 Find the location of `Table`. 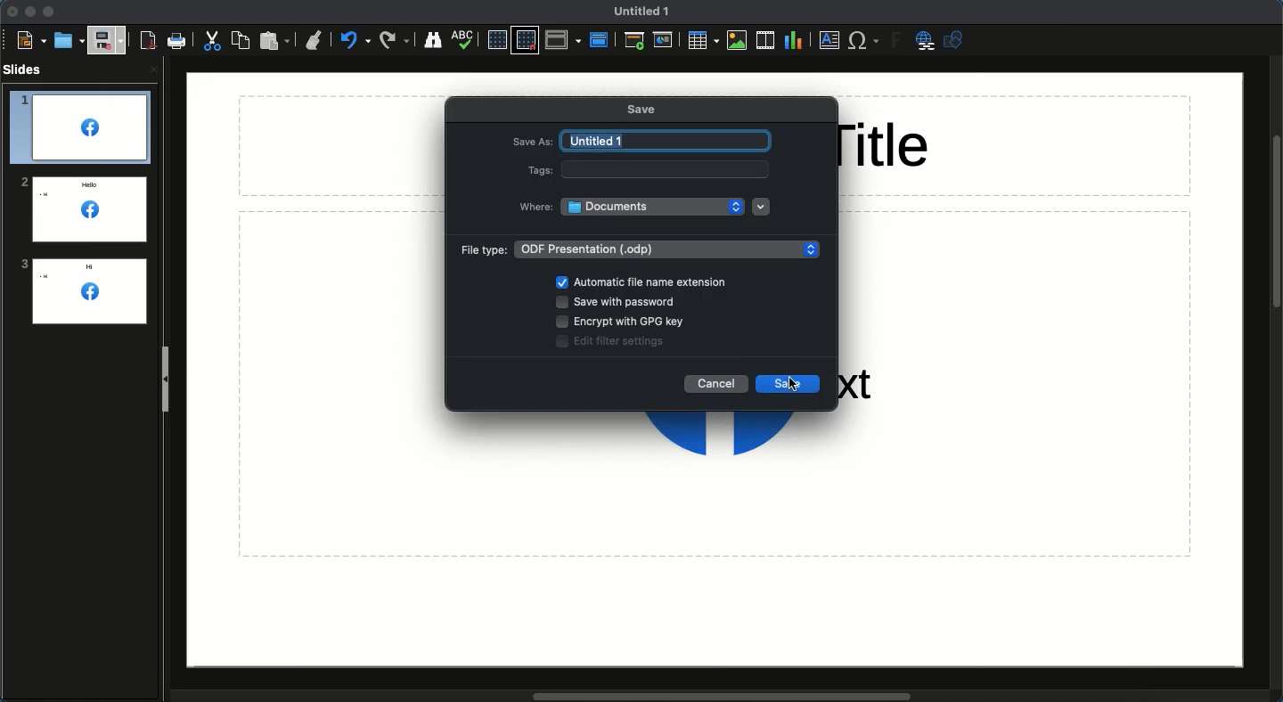

Table is located at coordinates (703, 41).